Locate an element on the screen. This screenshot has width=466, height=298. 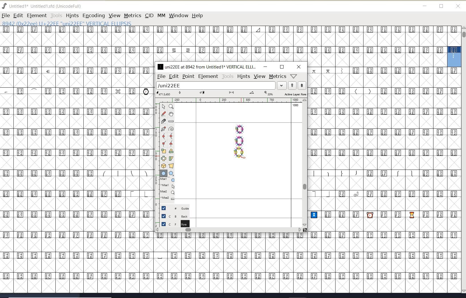
measure distance, angle between points is located at coordinates (171, 121).